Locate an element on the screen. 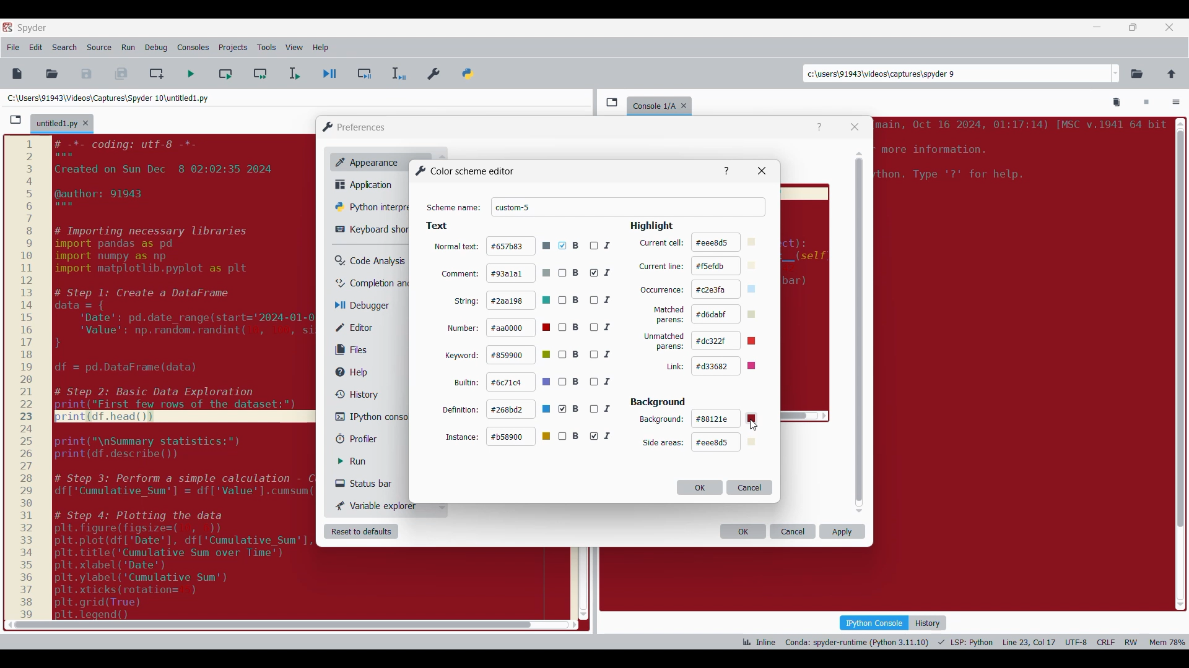 The height and width of the screenshot is (668, 1189). B is located at coordinates (569, 436).